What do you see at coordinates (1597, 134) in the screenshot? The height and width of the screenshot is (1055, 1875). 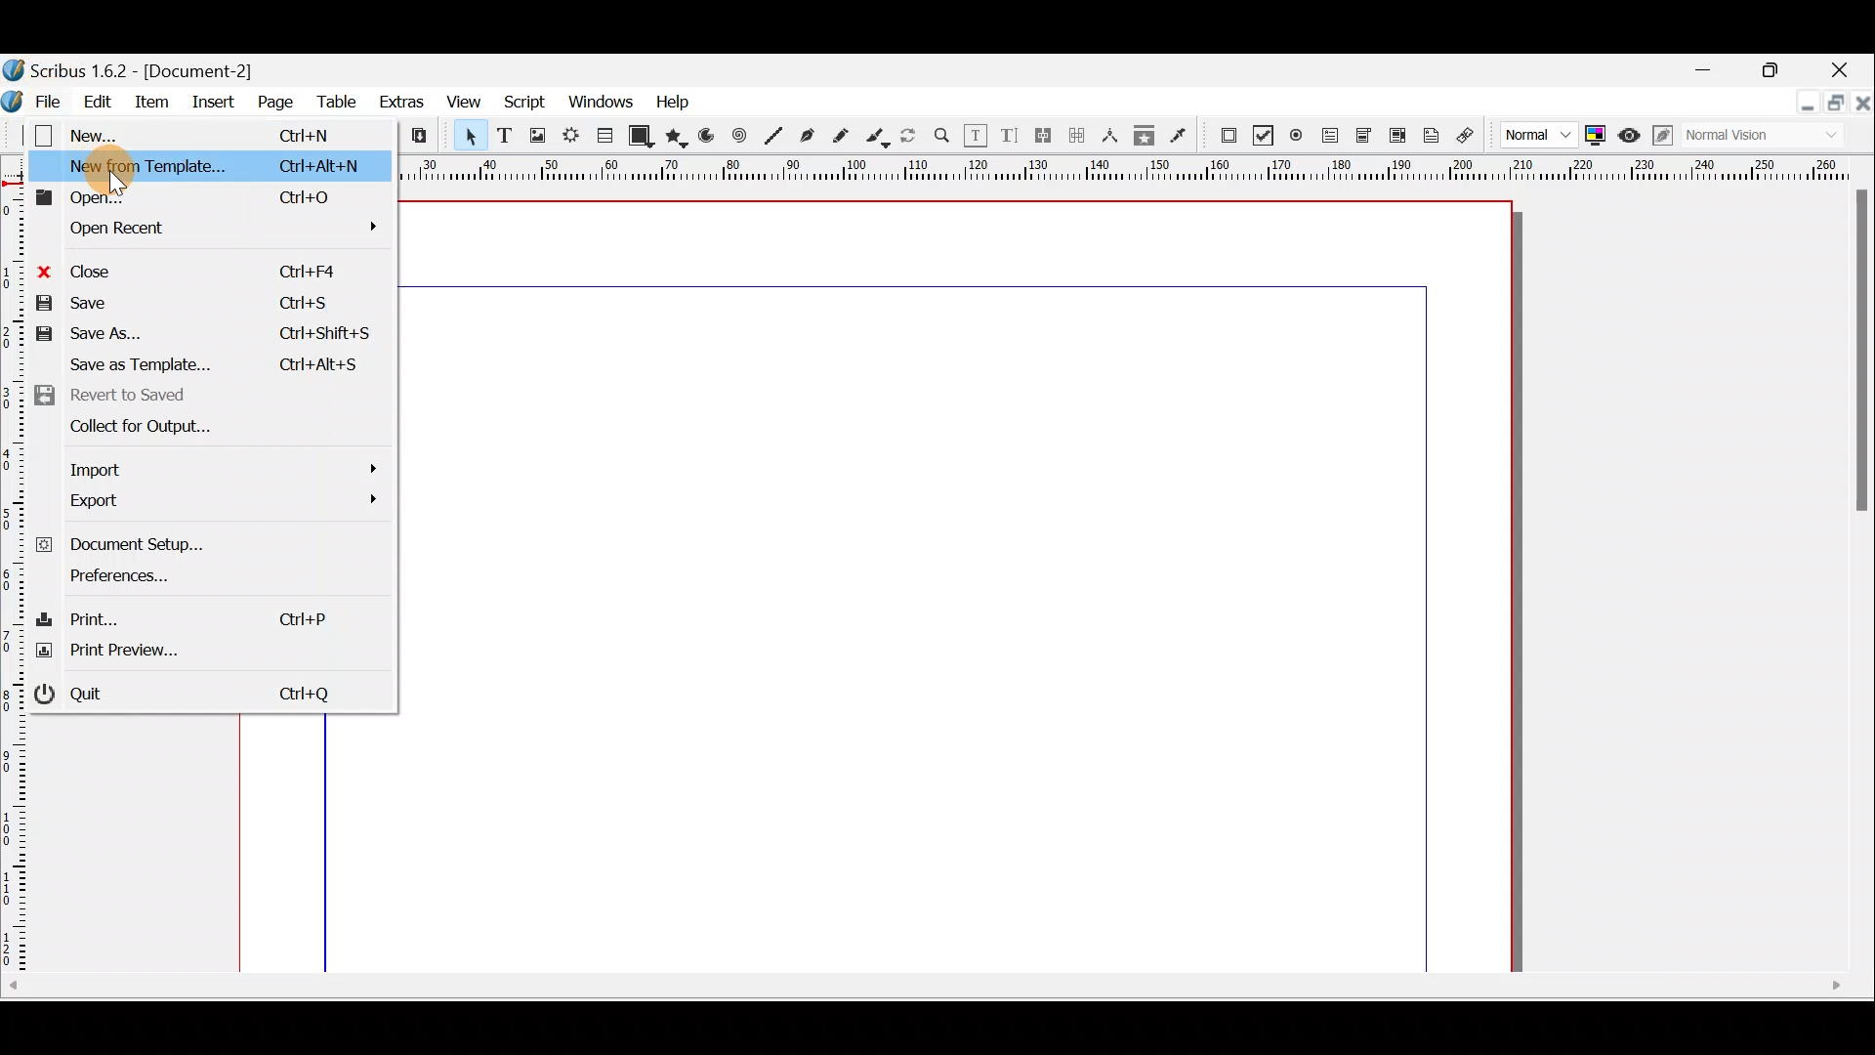 I see `Toggle colour management system` at bounding box center [1597, 134].